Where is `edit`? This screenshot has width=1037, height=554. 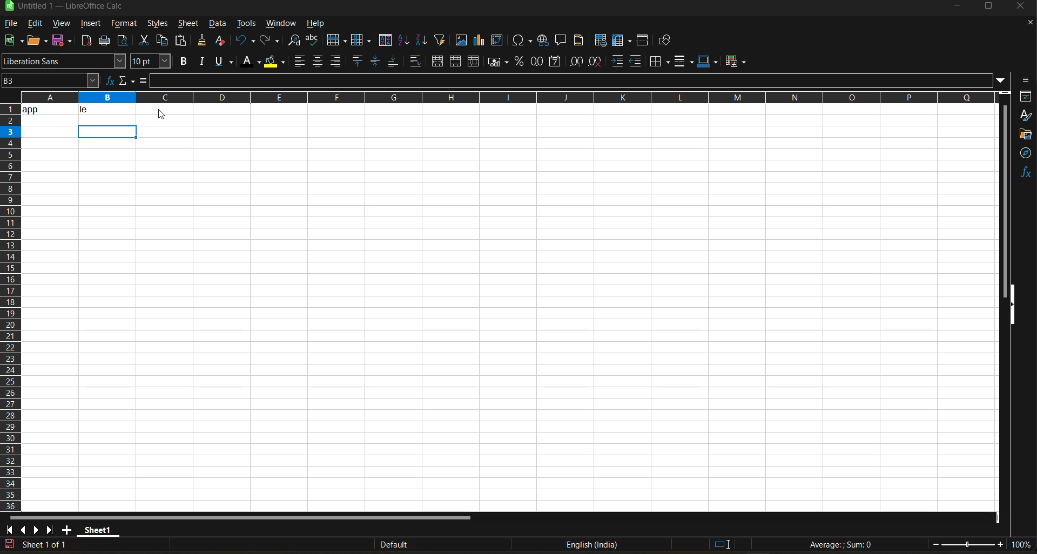 edit is located at coordinates (35, 22).